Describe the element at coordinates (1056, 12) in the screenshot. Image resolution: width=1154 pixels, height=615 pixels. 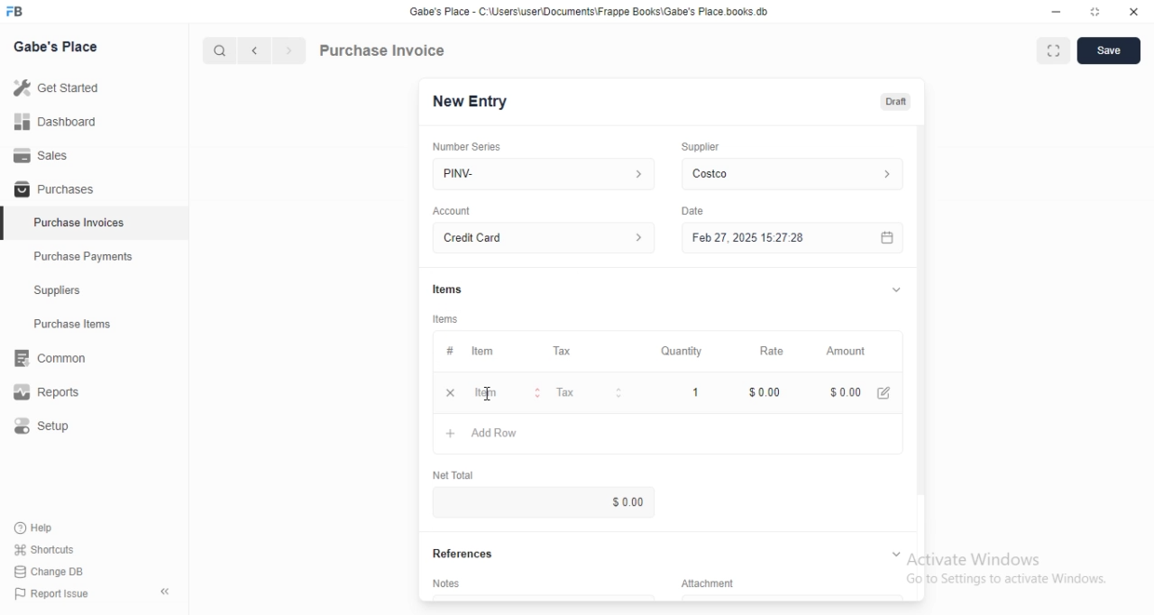
I see `Minimize` at that location.